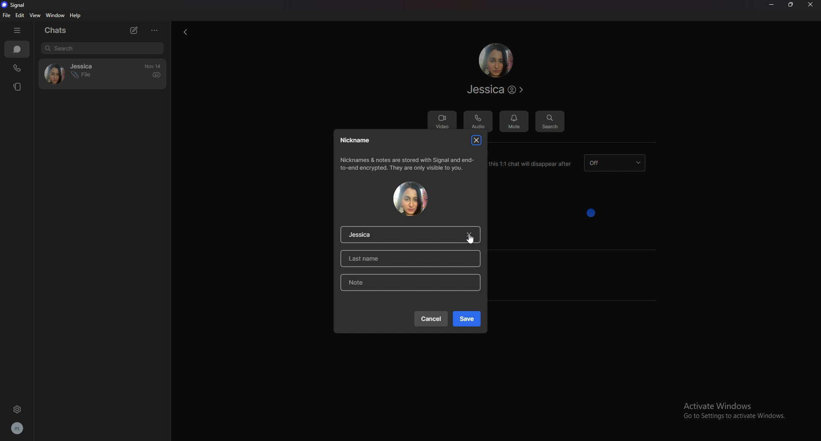  I want to click on note, so click(408, 282).